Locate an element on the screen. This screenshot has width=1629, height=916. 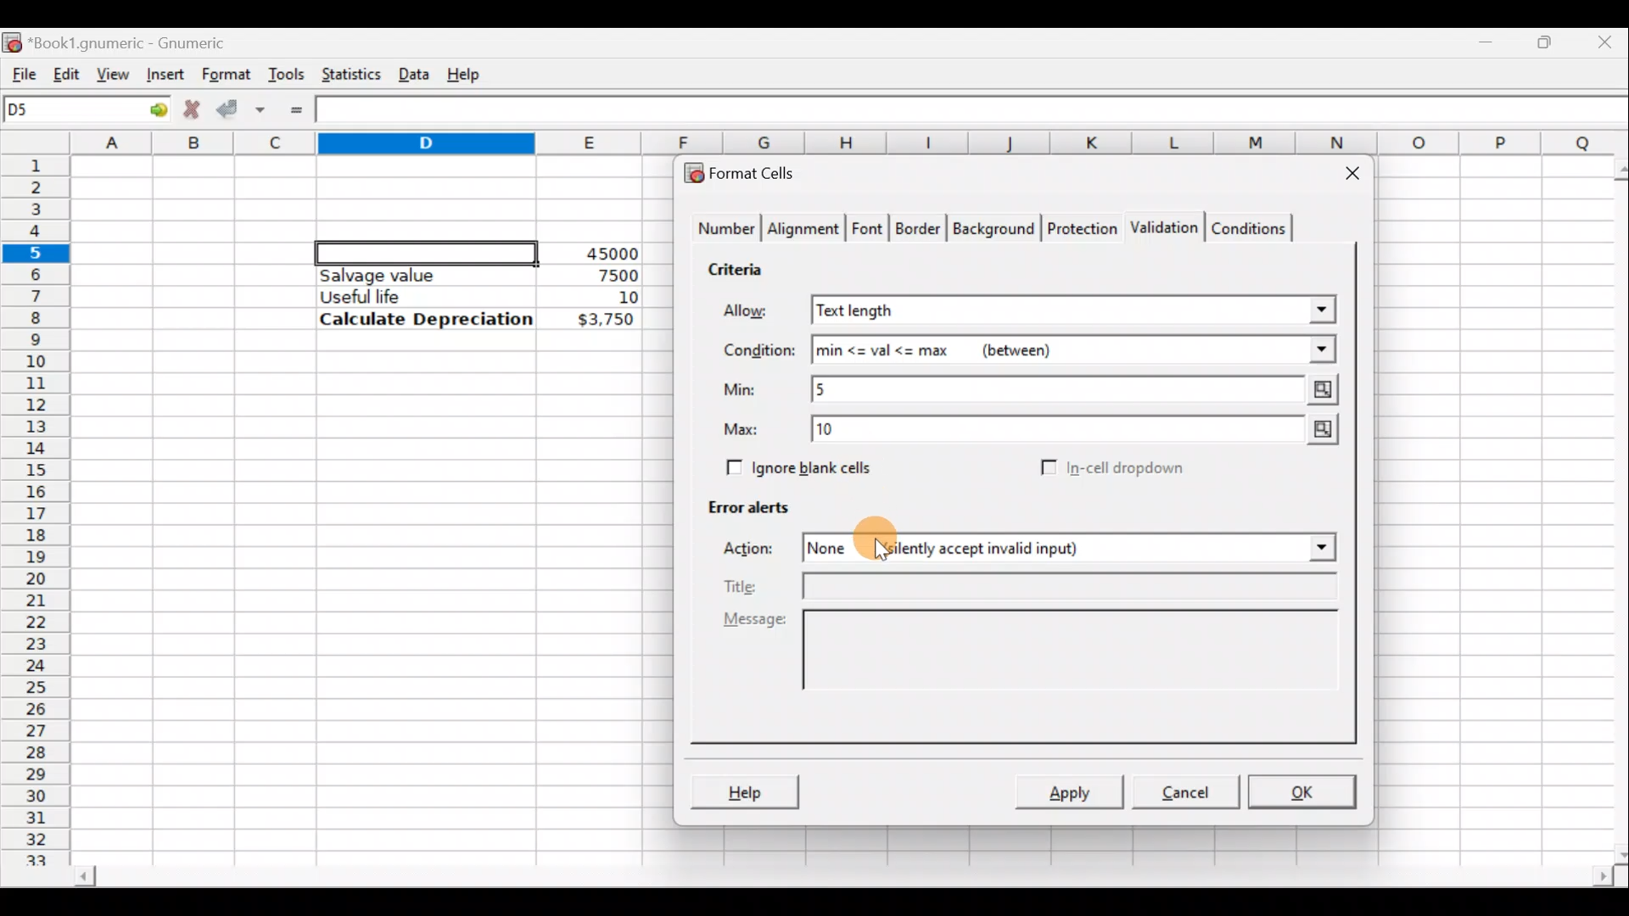
Help is located at coordinates (744, 794).